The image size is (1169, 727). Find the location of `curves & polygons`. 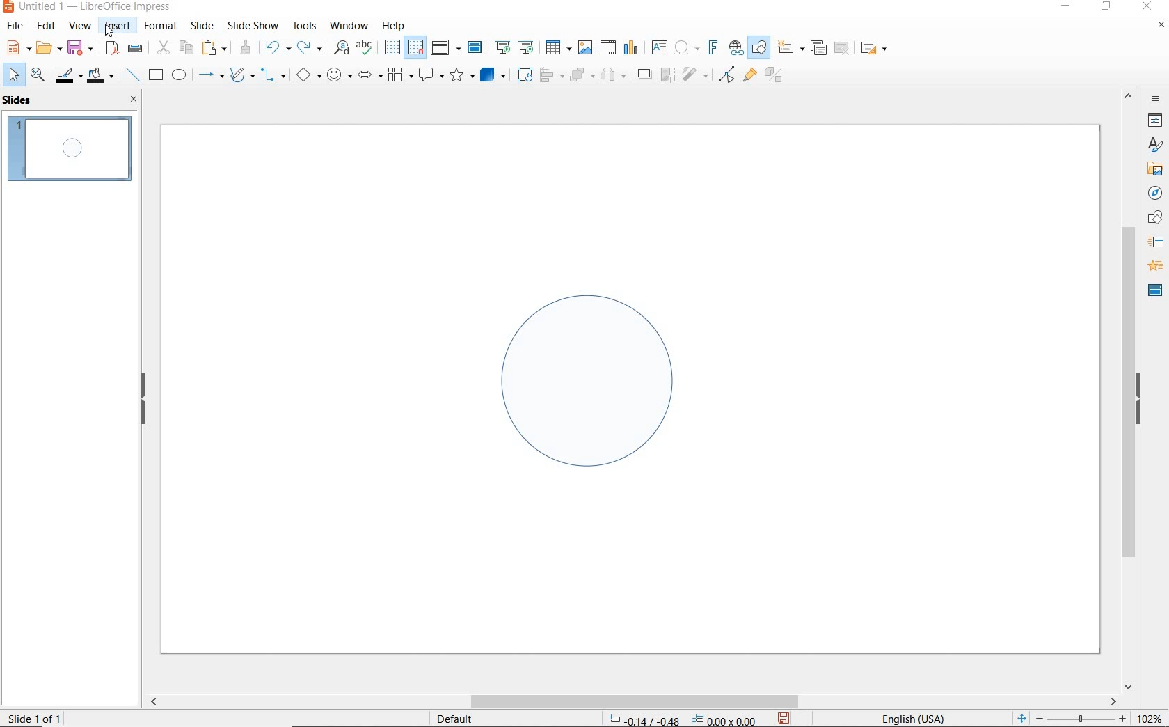

curves & polygons is located at coordinates (241, 75).